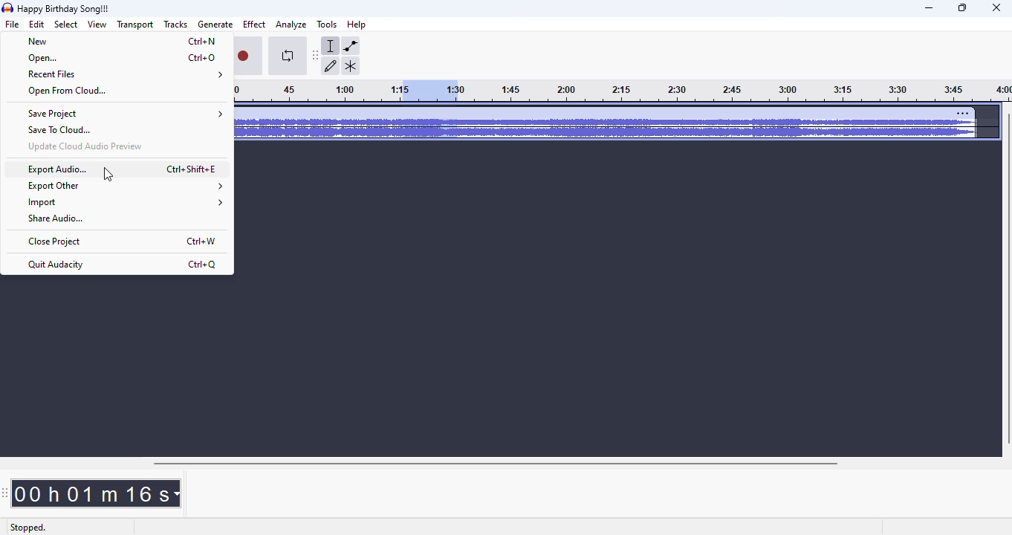 This screenshot has width=1012, height=535. I want to click on draw tool, so click(334, 68).